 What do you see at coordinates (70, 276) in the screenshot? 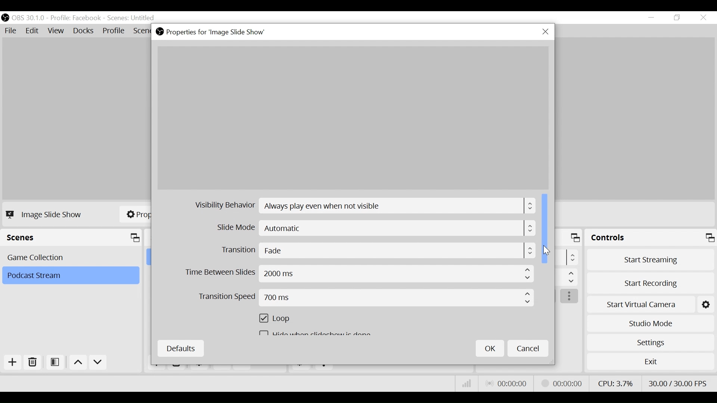
I see `Scene ` at bounding box center [70, 276].